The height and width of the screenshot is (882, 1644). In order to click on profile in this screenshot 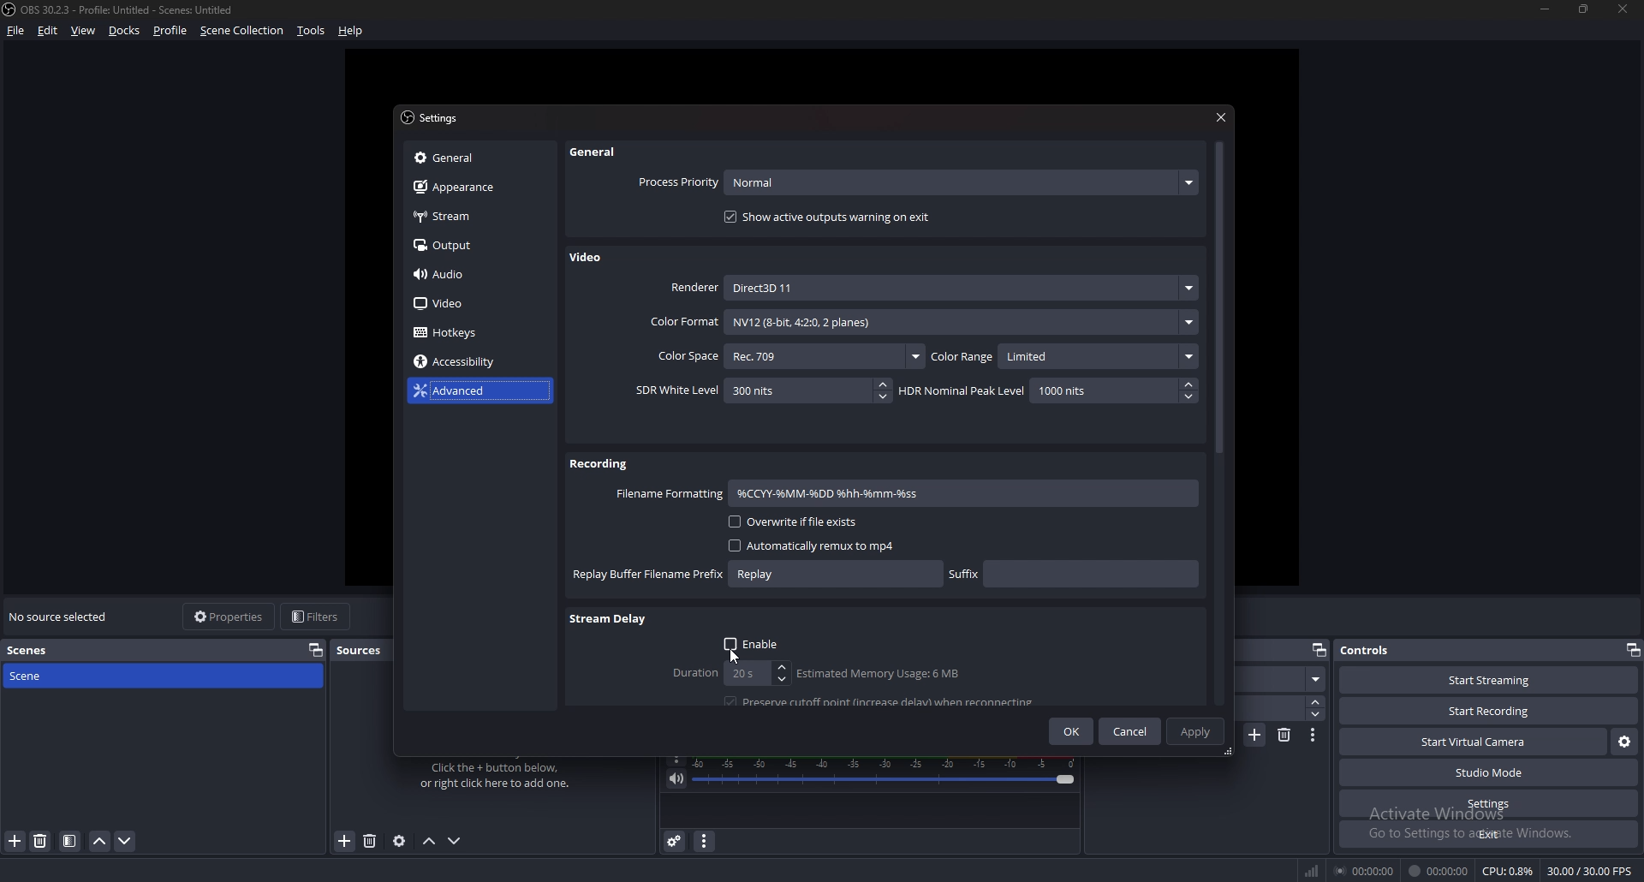, I will do `click(173, 31)`.